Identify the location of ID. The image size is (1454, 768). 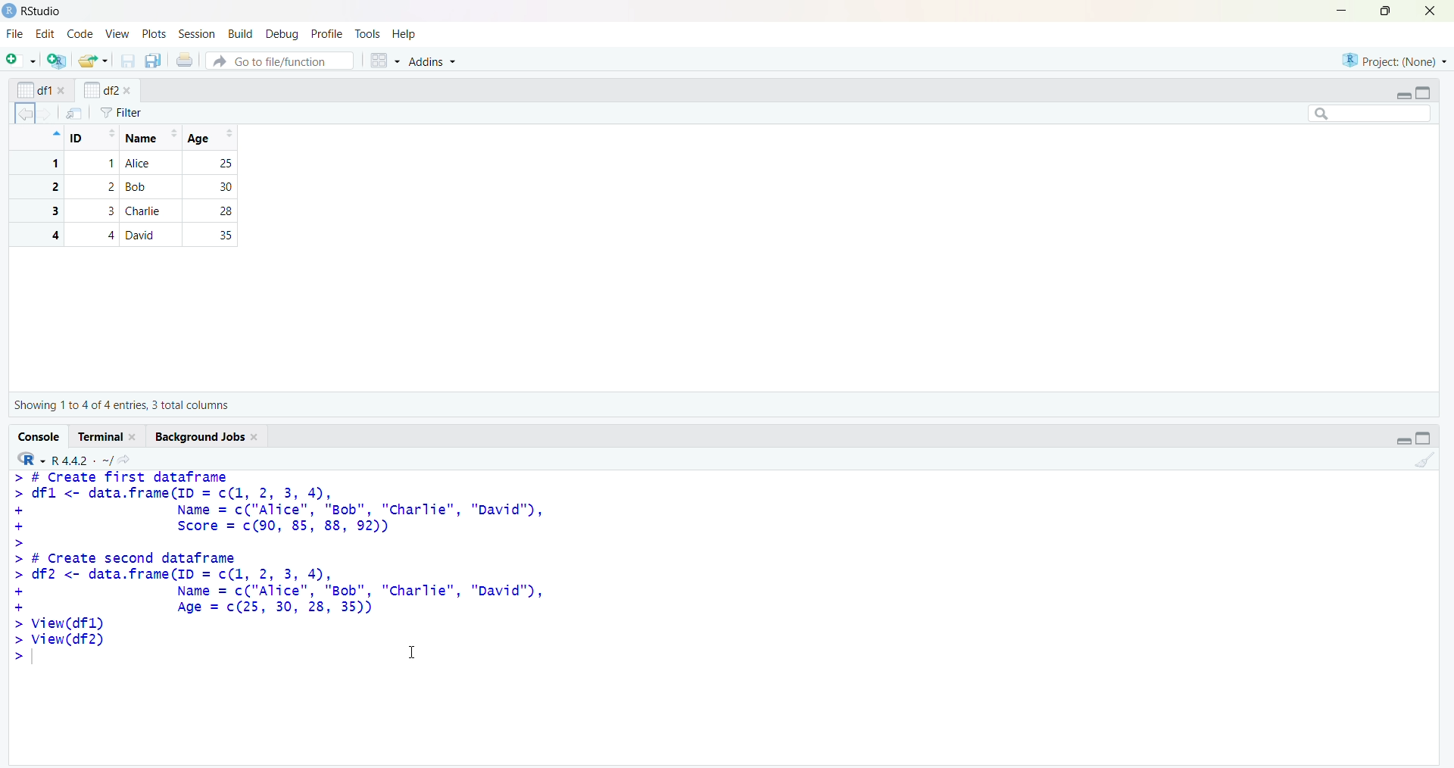
(93, 138).